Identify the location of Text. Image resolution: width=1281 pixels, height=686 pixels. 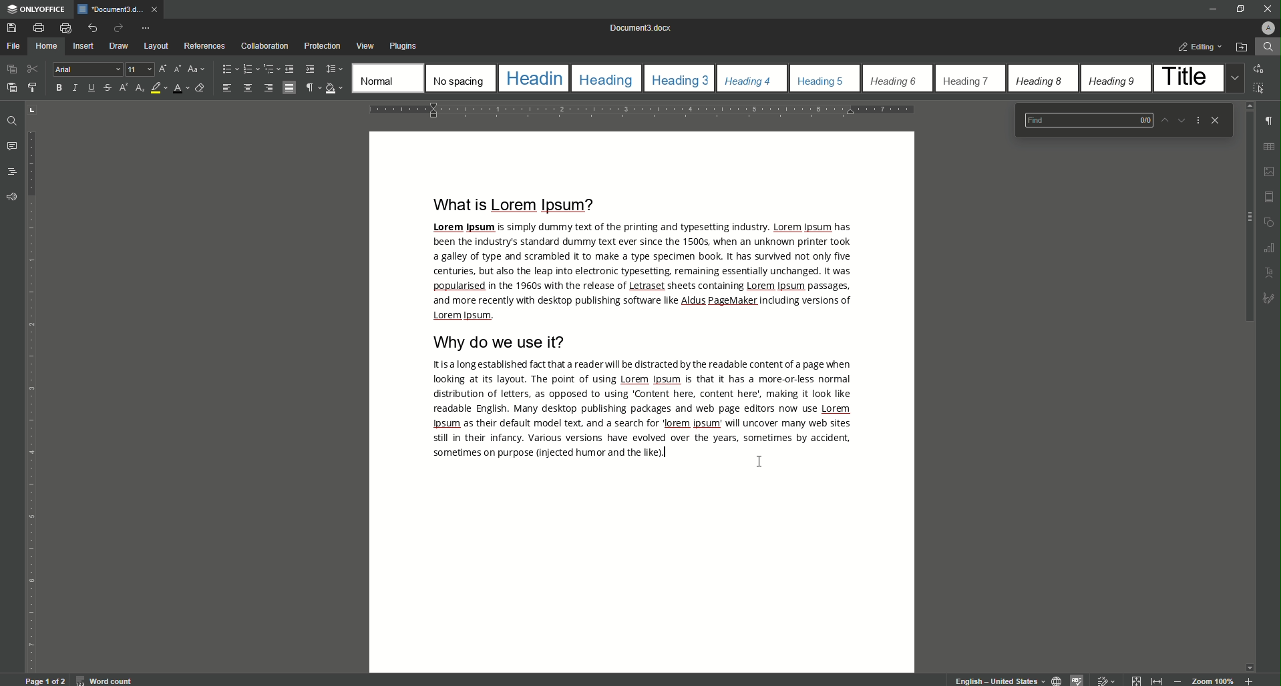
(643, 272).